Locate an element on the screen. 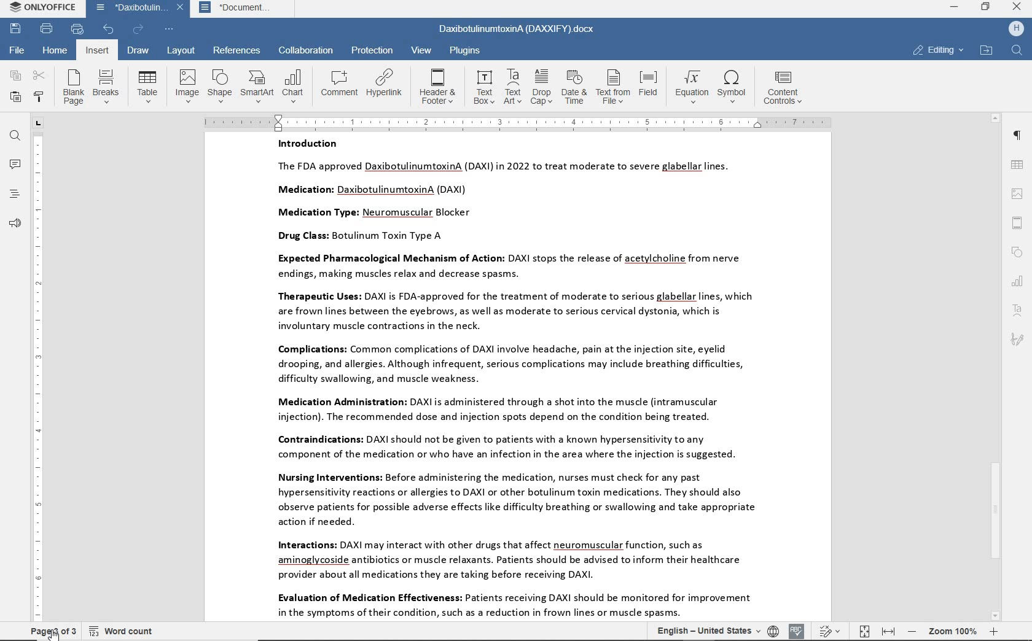 The height and width of the screenshot is (641, 1032). tab group is located at coordinates (37, 123).